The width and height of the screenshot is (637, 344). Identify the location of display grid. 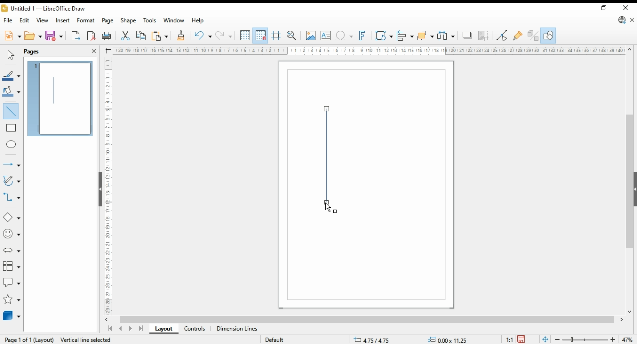
(245, 35).